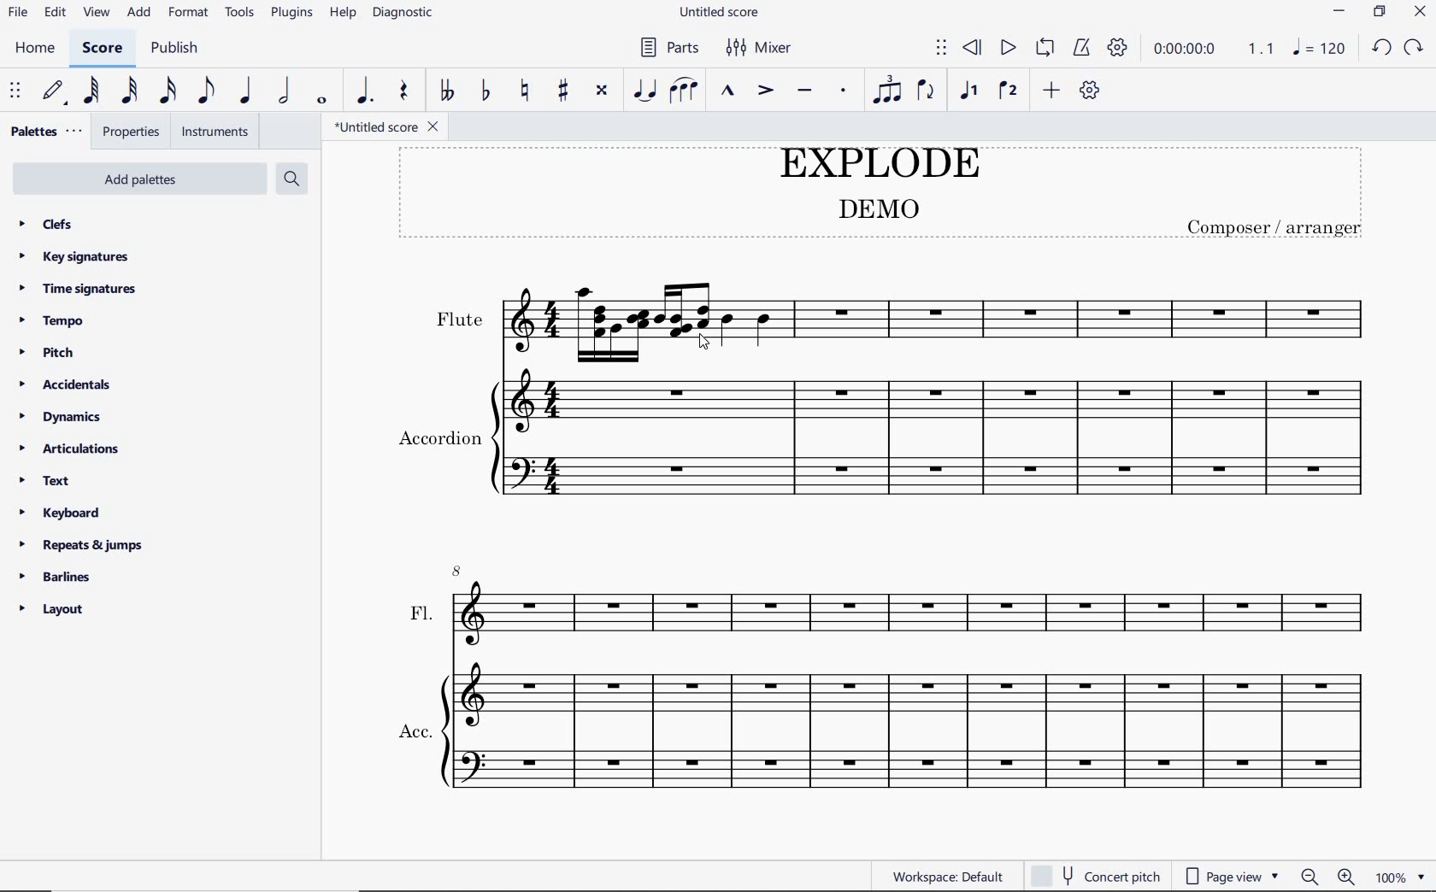 The width and height of the screenshot is (1436, 892). What do you see at coordinates (46, 223) in the screenshot?
I see `clefs` at bounding box center [46, 223].